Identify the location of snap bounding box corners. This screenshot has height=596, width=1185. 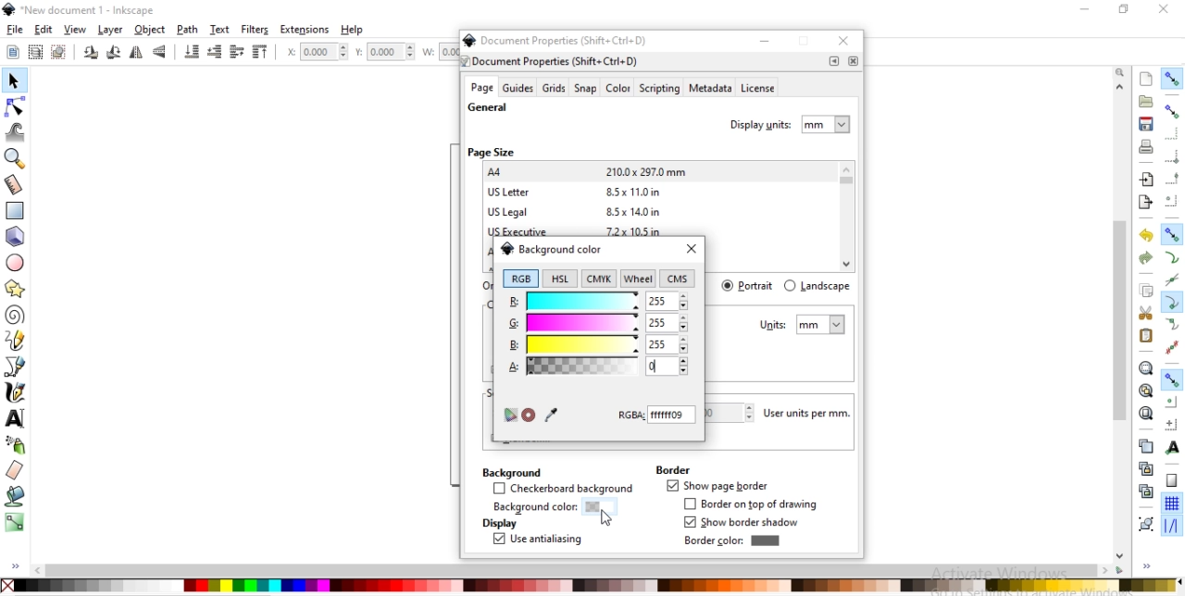
(1172, 156).